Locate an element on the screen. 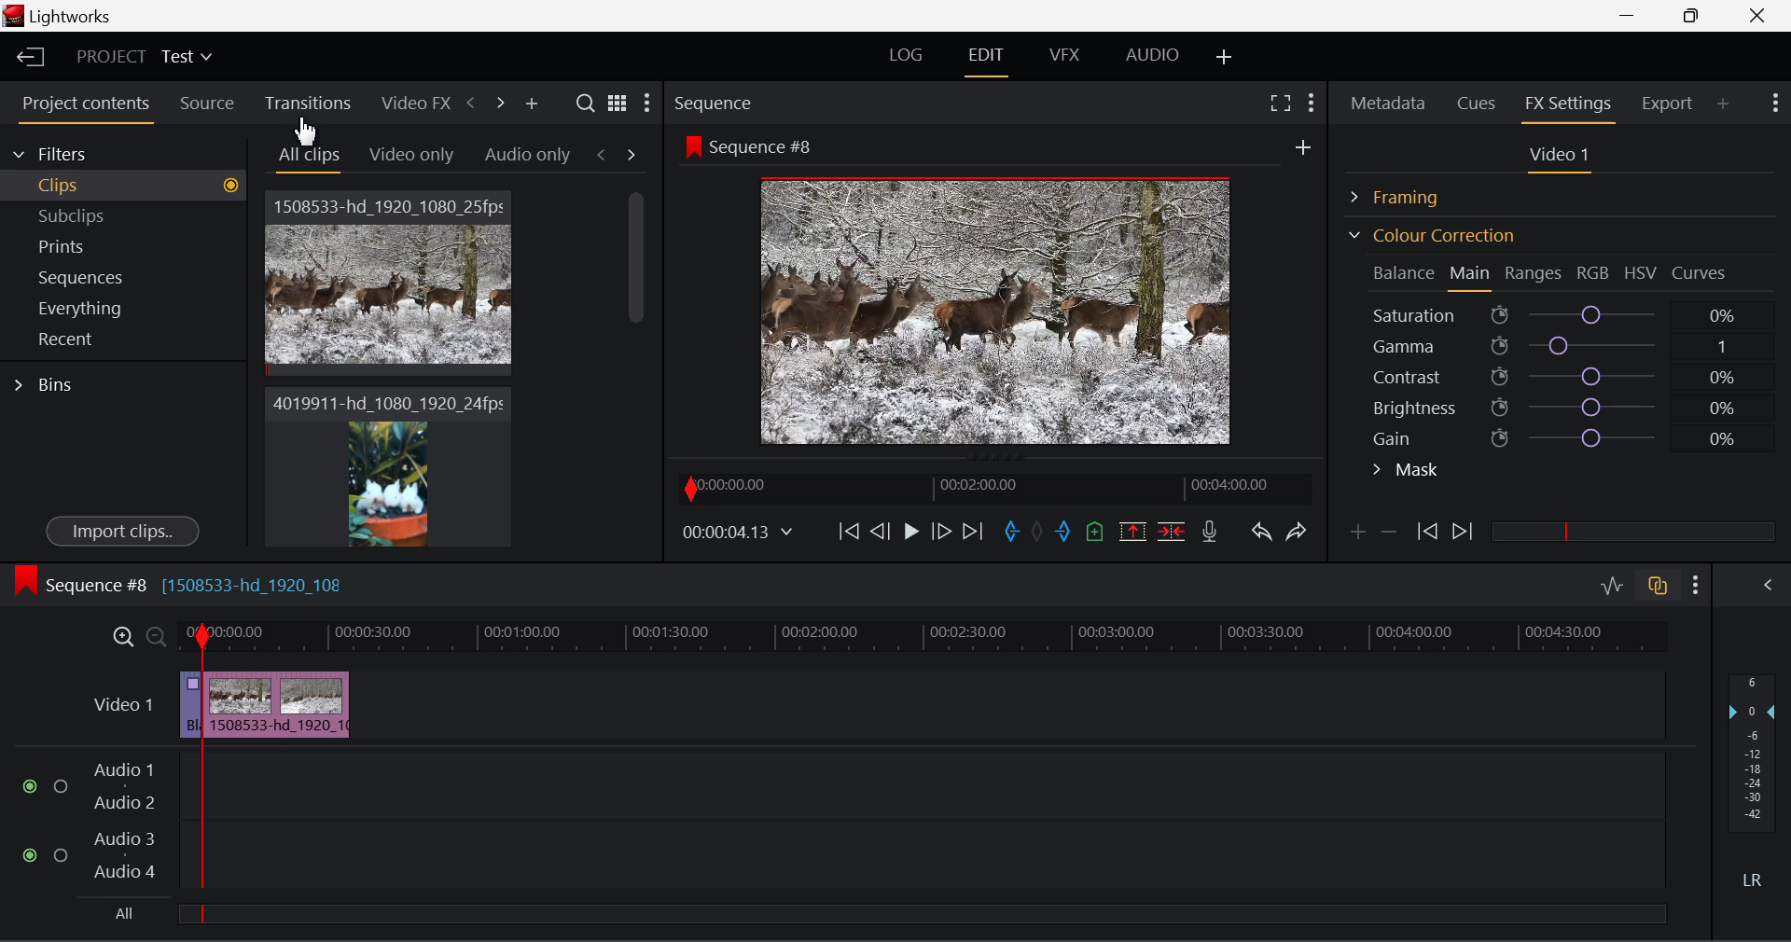 Image resolution: width=1791 pixels, height=942 pixels. Everything is located at coordinates (83, 308).